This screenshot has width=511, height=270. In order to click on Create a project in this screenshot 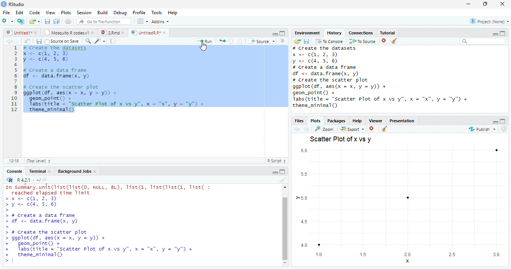, I will do `click(21, 21)`.